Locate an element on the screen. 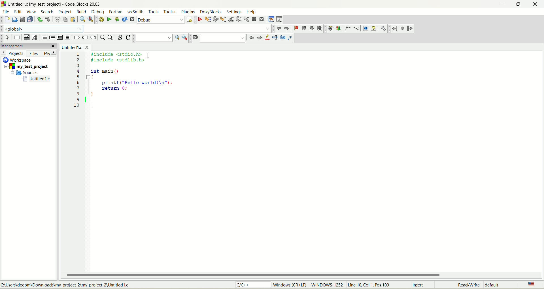  C/C++ is located at coordinates (251, 285).